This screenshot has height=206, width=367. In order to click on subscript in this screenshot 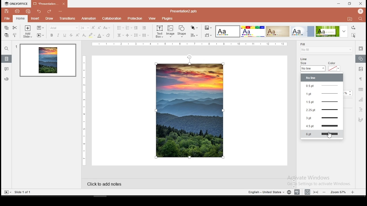, I will do `click(84, 35)`.